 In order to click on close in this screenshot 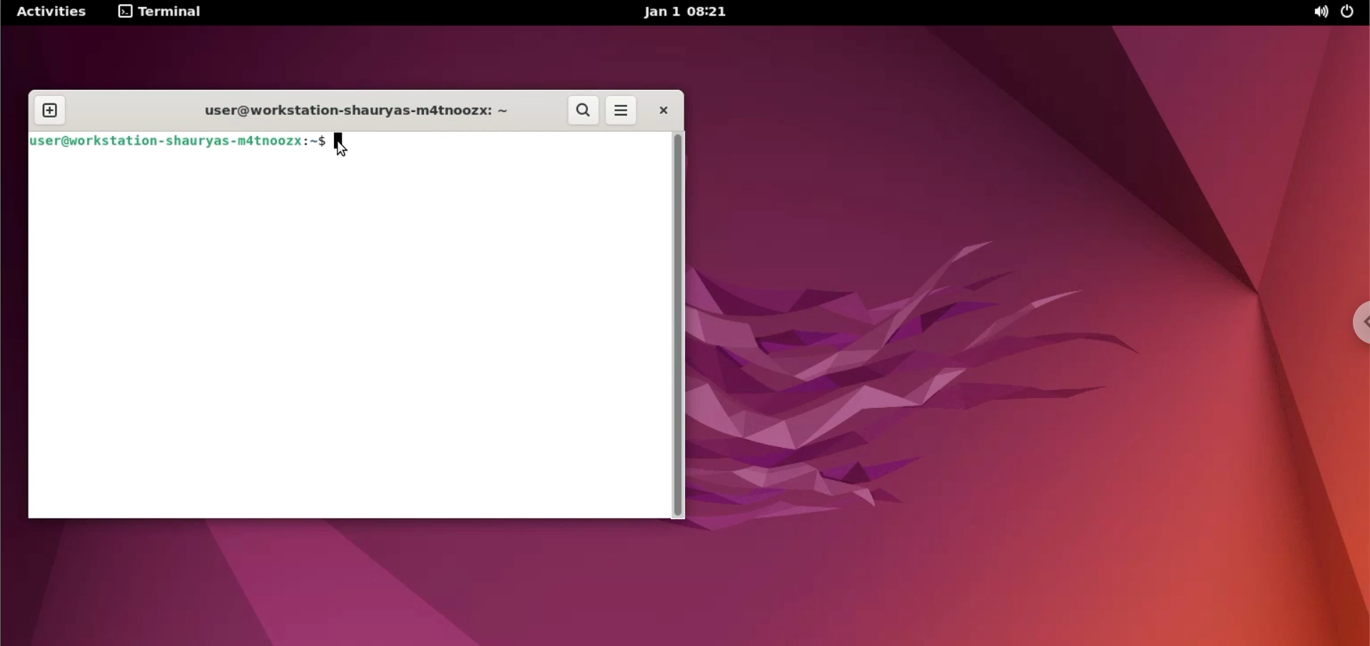, I will do `click(657, 110)`.